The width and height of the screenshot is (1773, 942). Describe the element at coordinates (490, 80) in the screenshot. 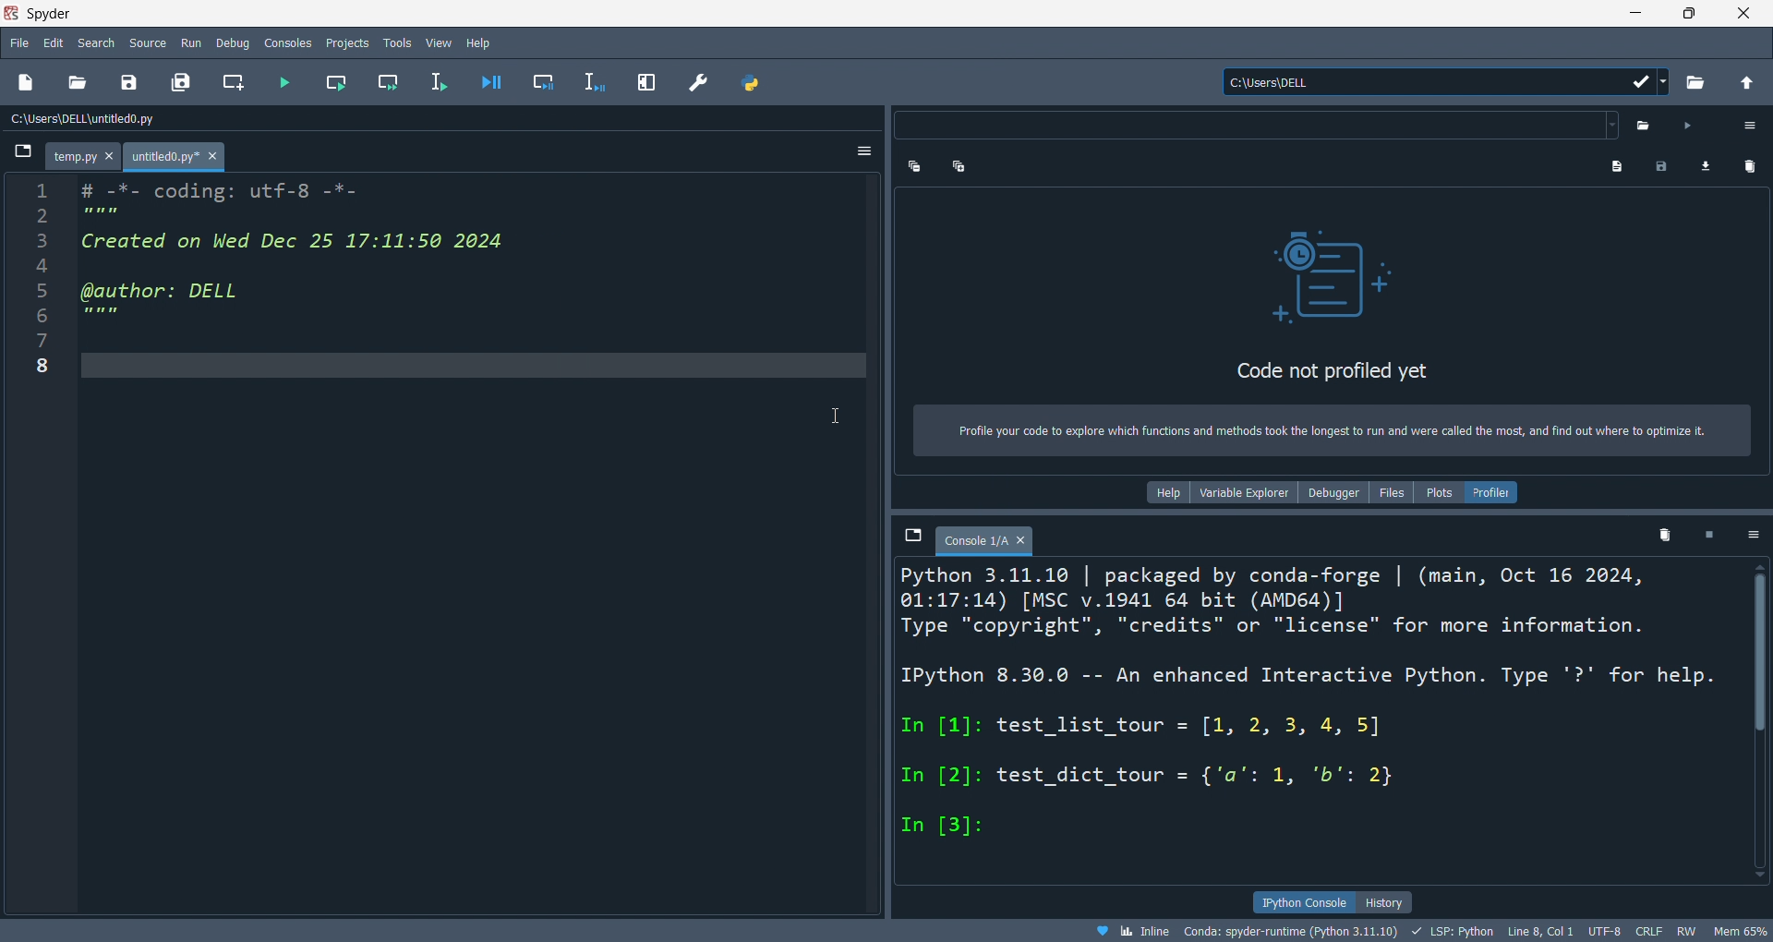

I see `debug file` at that location.